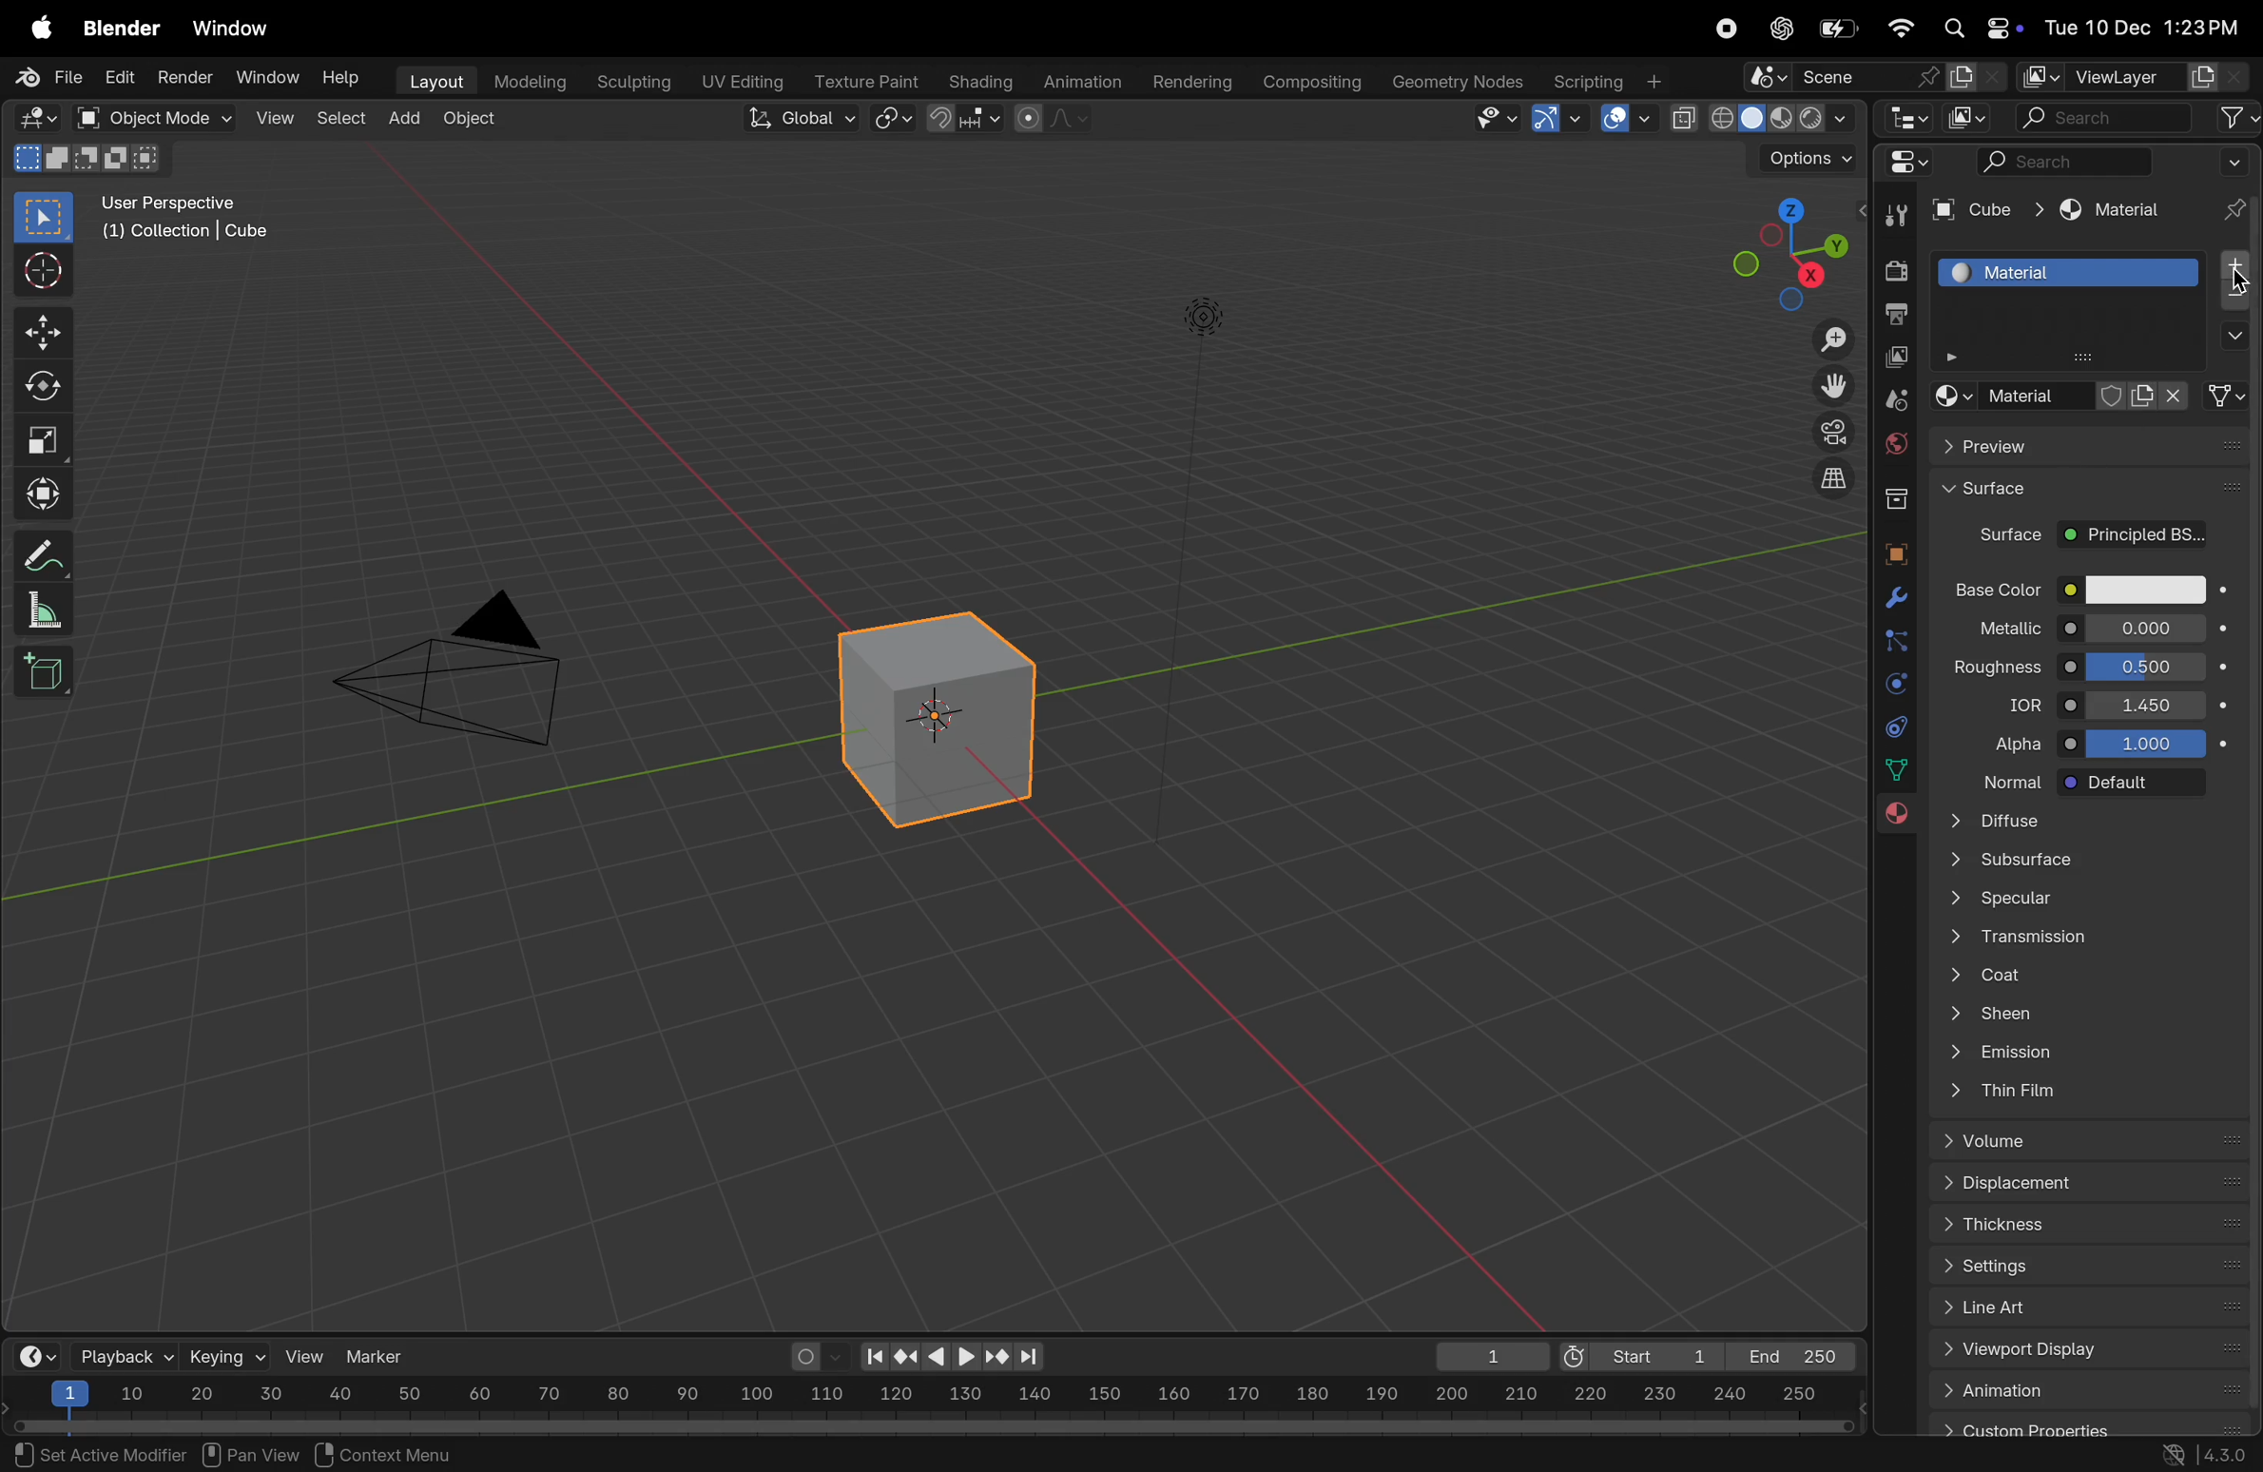 This screenshot has width=2263, height=1472. Describe the element at coordinates (1795, 159) in the screenshot. I see `options` at that location.